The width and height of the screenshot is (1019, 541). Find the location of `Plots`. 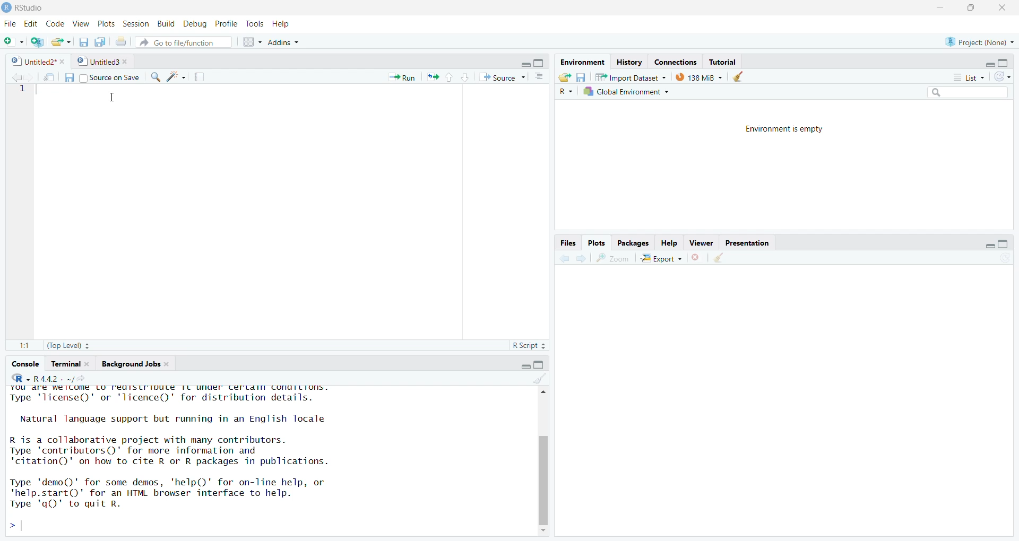

Plots is located at coordinates (597, 241).